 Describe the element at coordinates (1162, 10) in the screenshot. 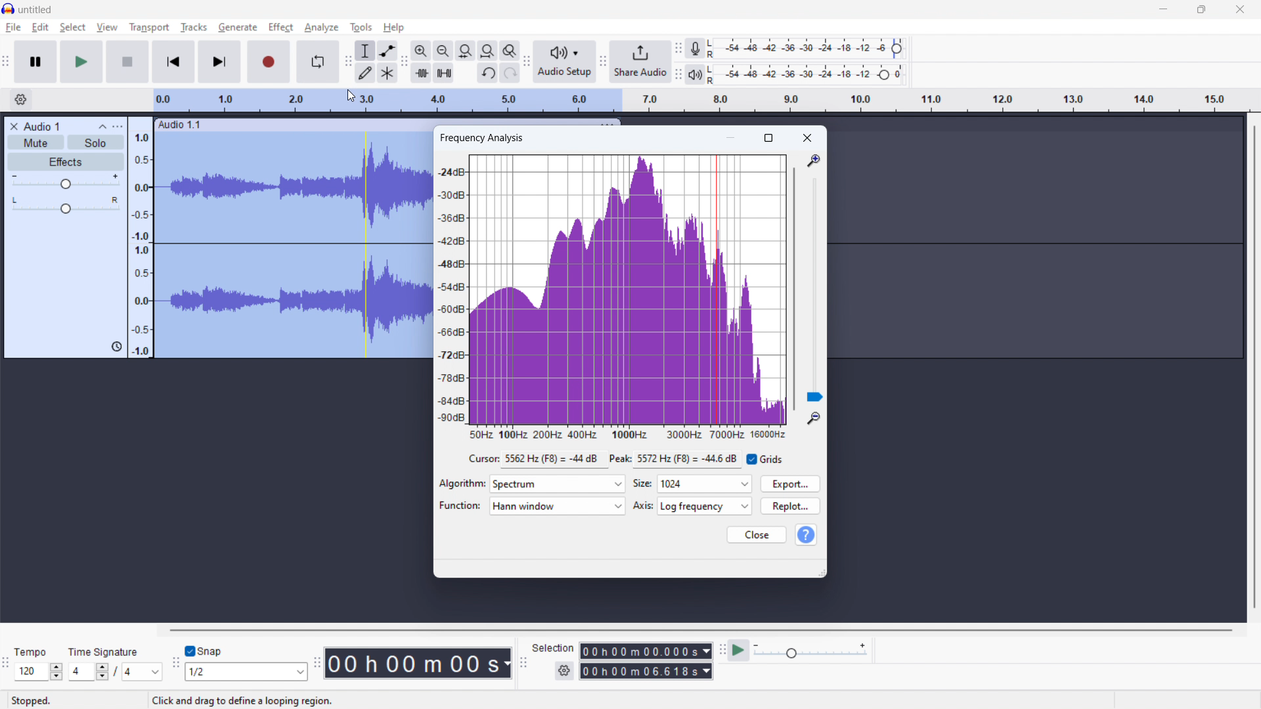

I see `minimize` at that location.